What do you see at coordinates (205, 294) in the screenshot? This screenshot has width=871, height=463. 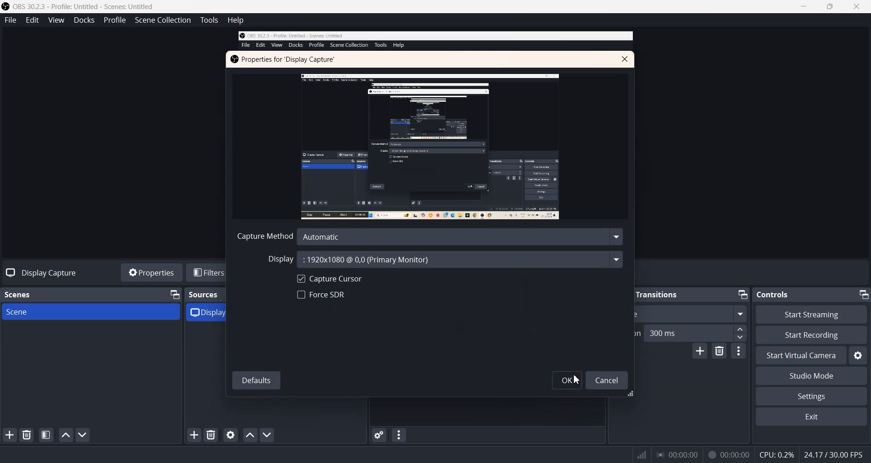 I see `Sources` at bounding box center [205, 294].